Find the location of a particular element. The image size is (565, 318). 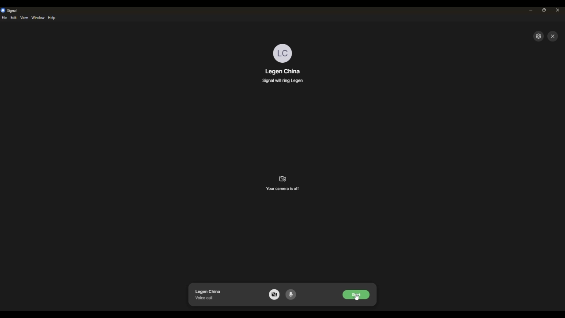

signal will ring is located at coordinates (285, 80).